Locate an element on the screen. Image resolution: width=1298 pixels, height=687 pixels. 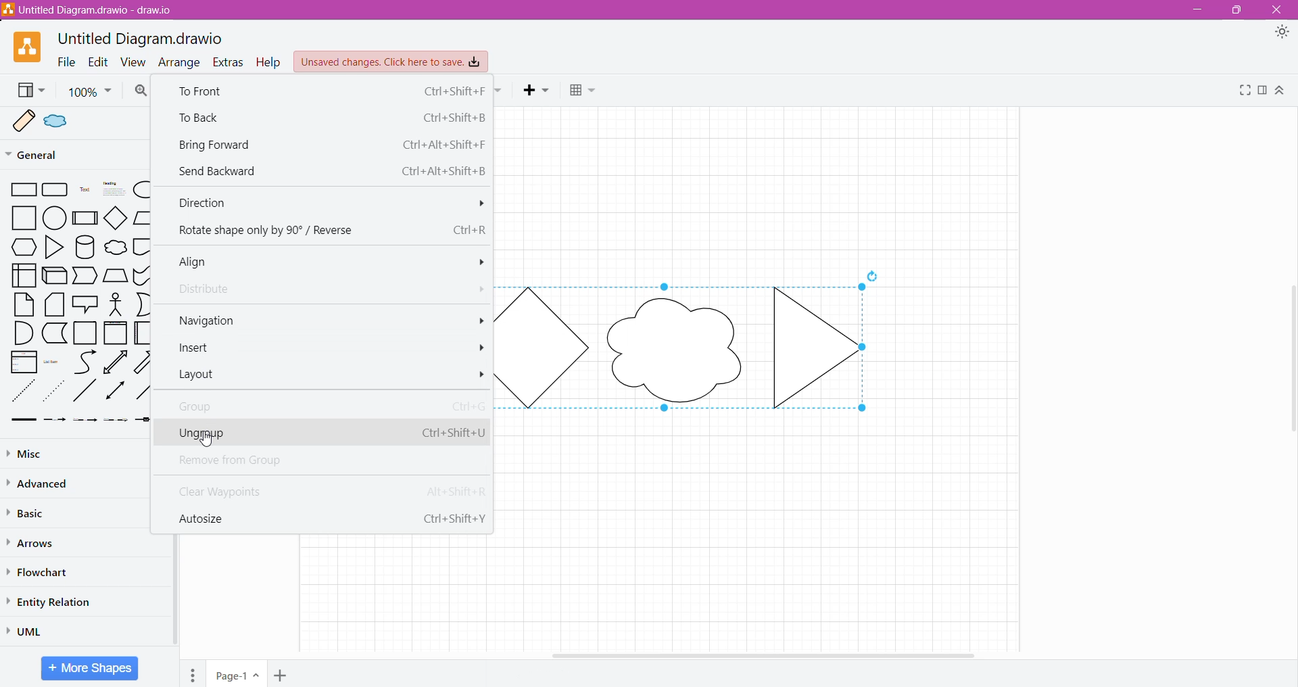
Restore Down is located at coordinates (1236, 11).